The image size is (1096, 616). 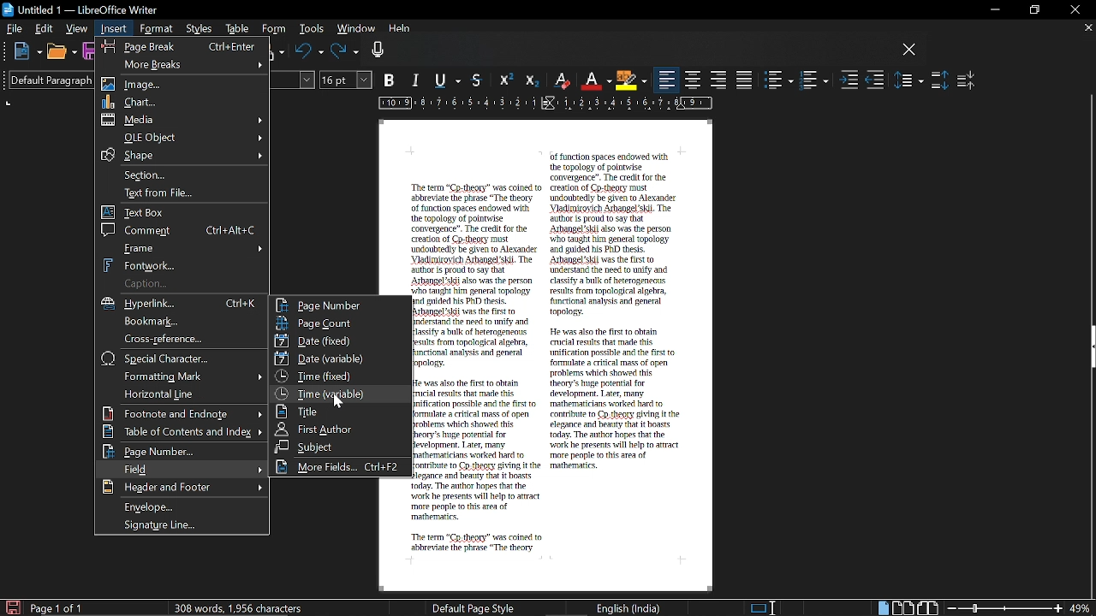 I want to click on Save, so click(x=11, y=607).